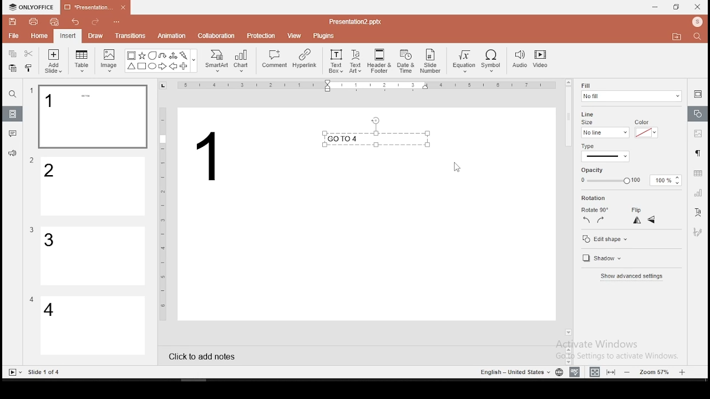  What do you see at coordinates (695, 232) in the screenshot?
I see `` at bounding box center [695, 232].